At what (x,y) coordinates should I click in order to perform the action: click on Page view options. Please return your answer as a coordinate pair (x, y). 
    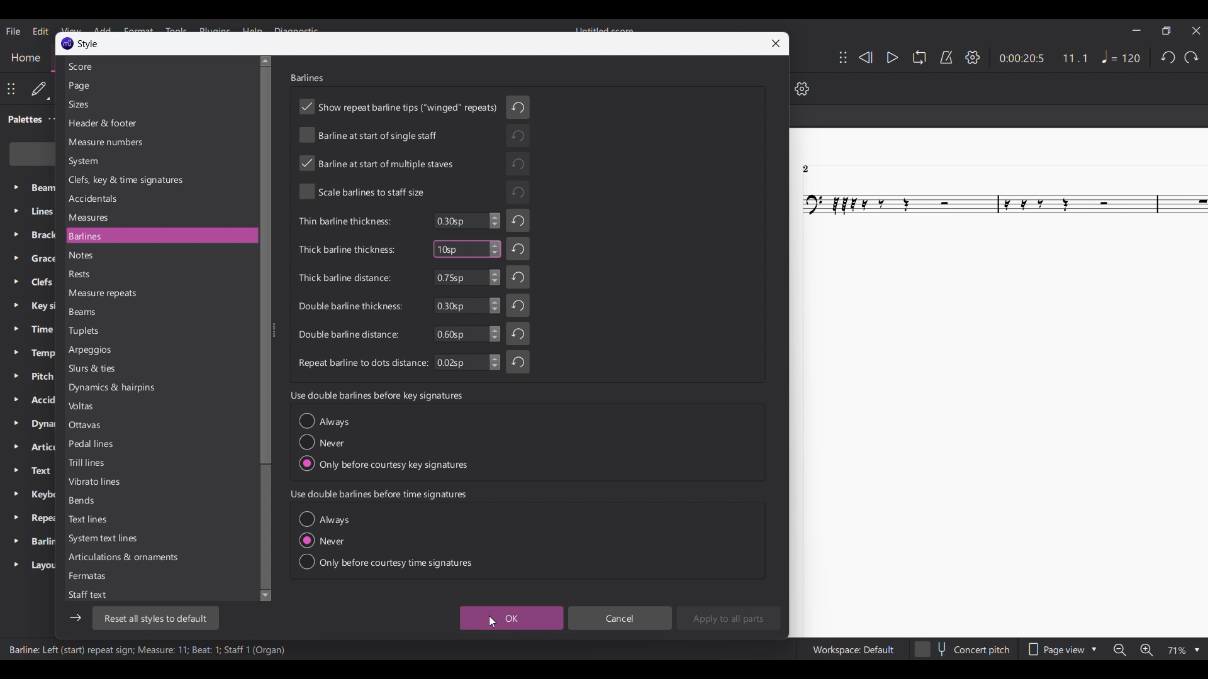
    Looking at the image, I should click on (1062, 650).